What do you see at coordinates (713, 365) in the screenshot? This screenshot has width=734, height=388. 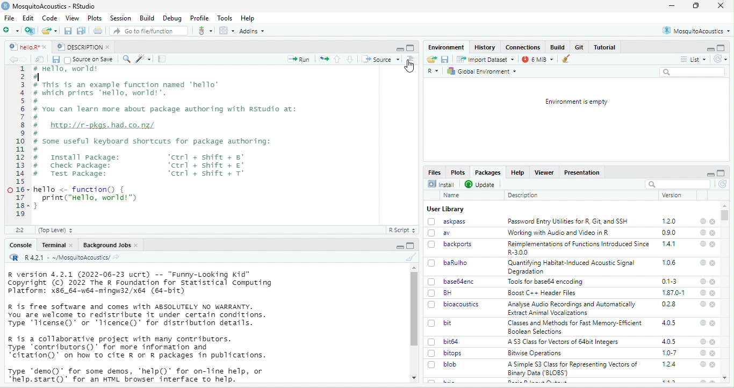 I see `close` at bounding box center [713, 365].